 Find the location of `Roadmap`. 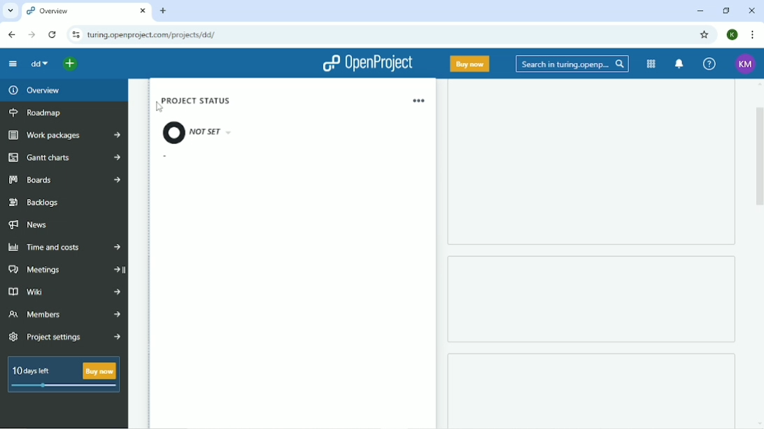

Roadmap is located at coordinates (37, 112).